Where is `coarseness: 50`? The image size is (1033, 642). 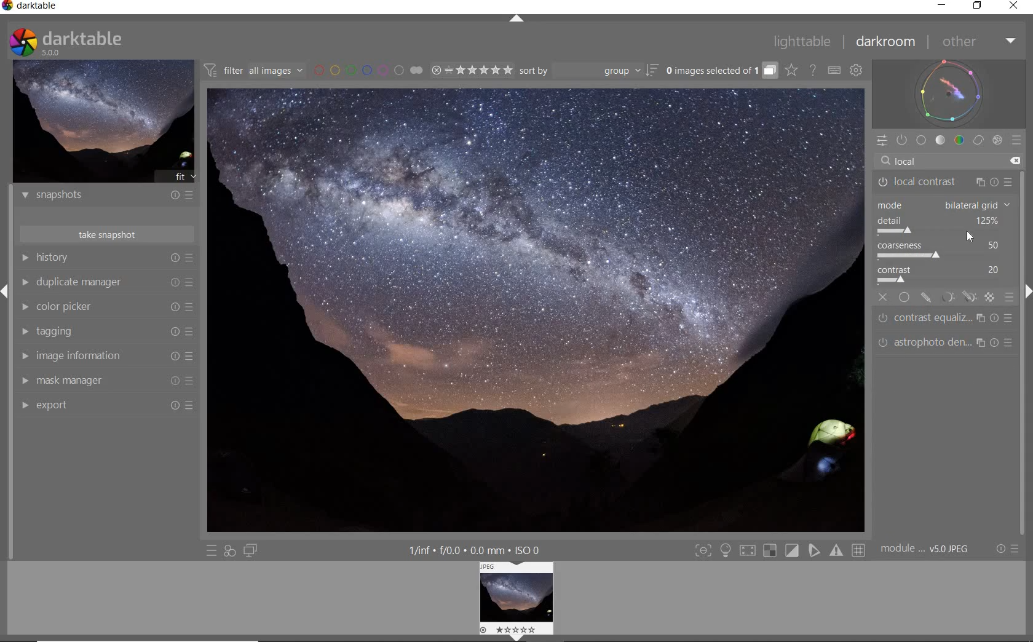 coarseness: 50 is located at coordinates (937, 245).